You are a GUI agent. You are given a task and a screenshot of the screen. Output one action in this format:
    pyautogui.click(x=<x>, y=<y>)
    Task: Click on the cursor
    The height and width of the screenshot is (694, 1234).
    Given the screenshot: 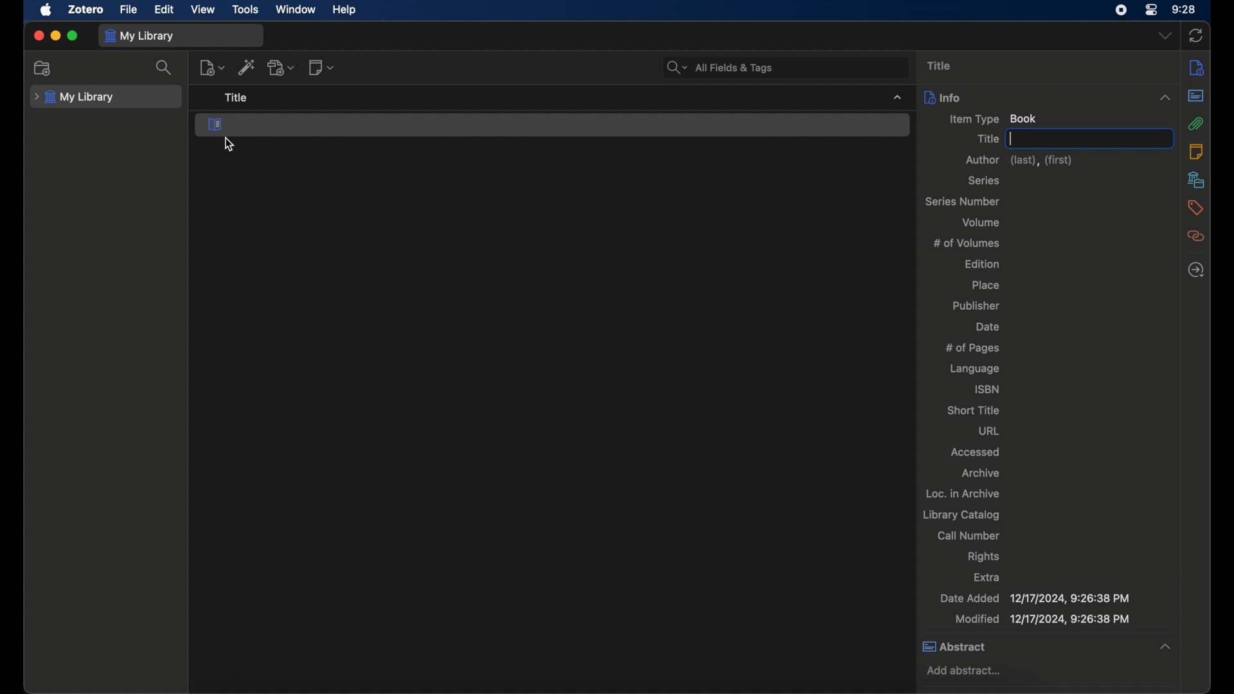 What is the action you would take?
    pyautogui.click(x=231, y=144)
    